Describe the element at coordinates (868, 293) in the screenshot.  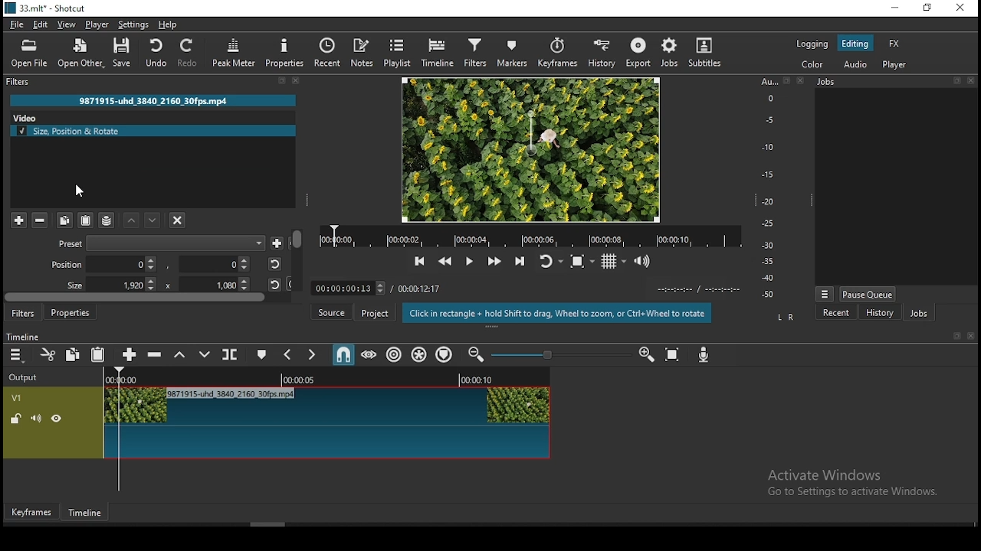
I see `pause queue` at that location.